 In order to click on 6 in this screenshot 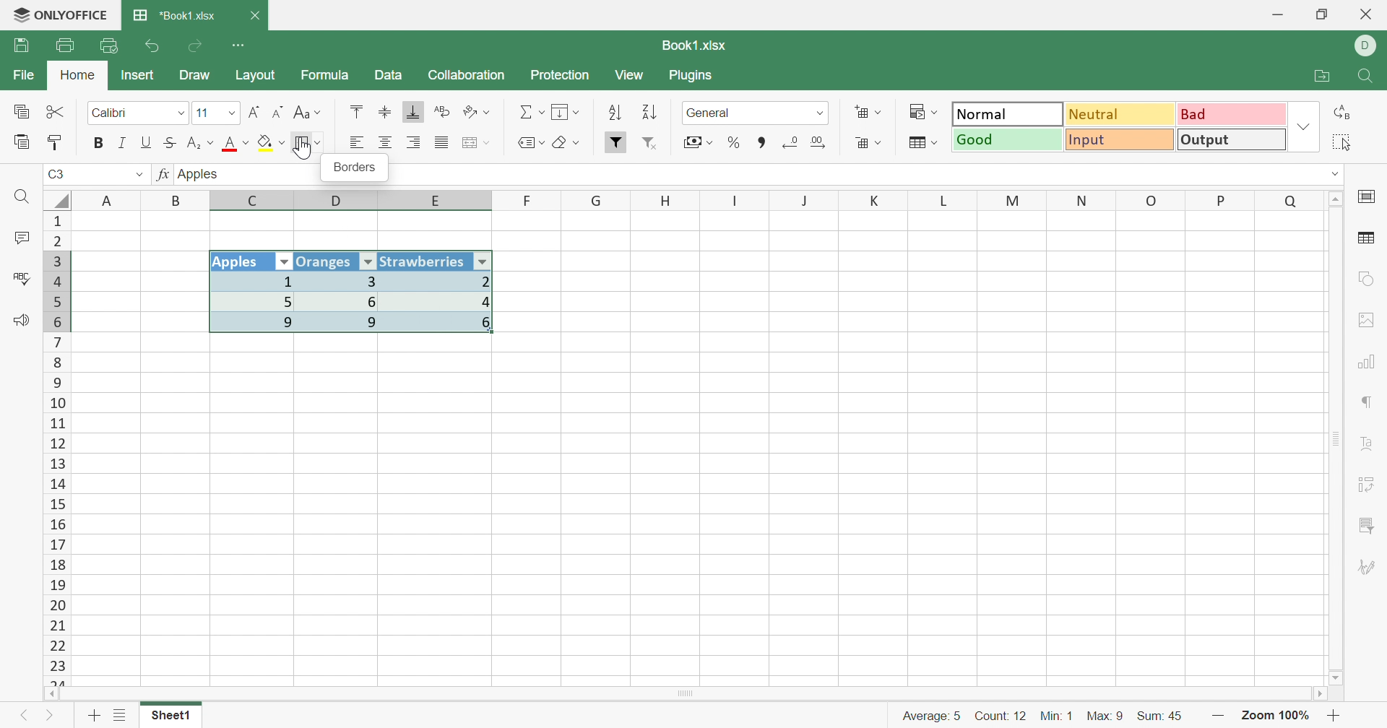, I will do `click(347, 301)`.